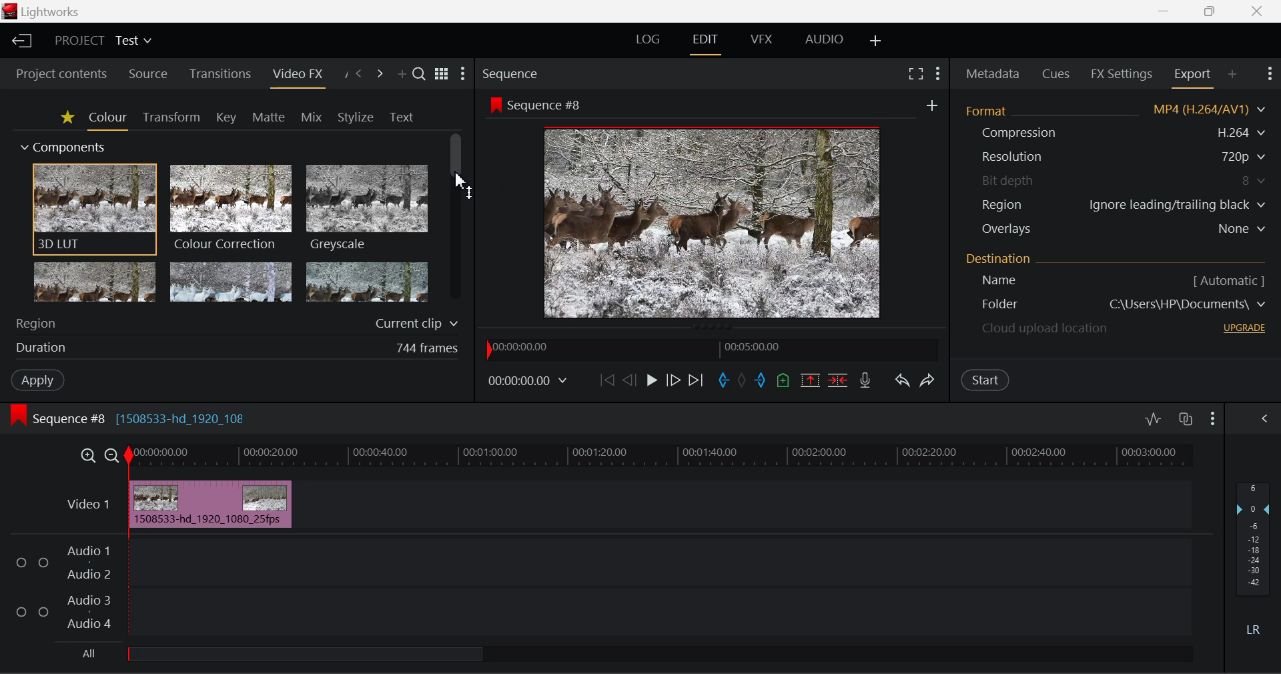 This screenshot has width=1281, height=674. What do you see at coordinates (149, 76) in the screenshot?
I see `Source` at bounding box center [149, 76].